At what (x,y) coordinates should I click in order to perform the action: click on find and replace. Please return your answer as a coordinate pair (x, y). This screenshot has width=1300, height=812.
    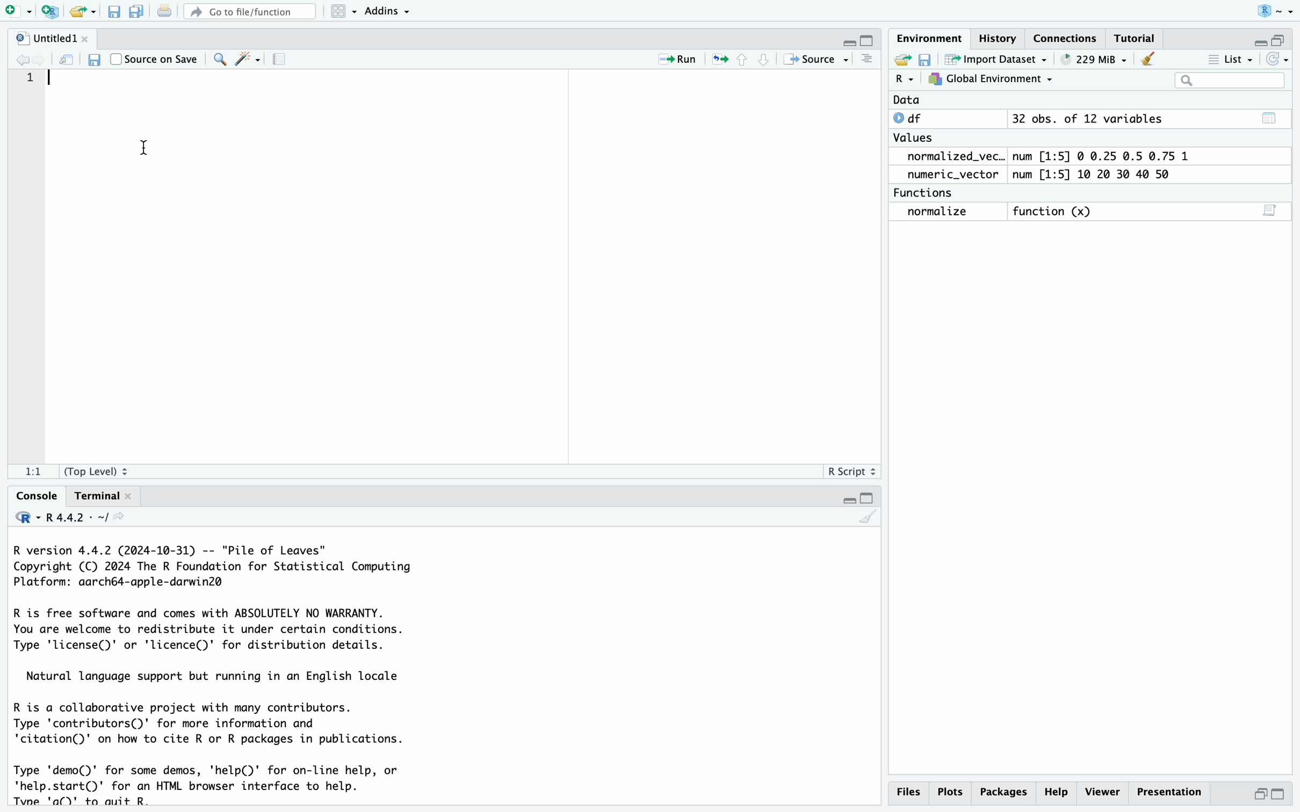
    Looking at the image, I should click on (218, 61).